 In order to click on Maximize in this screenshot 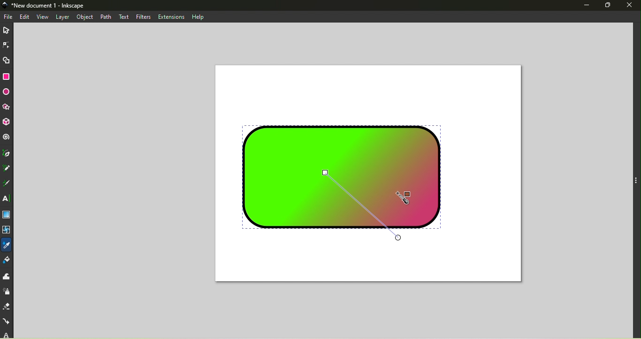, I will do `click(610, 5)`.